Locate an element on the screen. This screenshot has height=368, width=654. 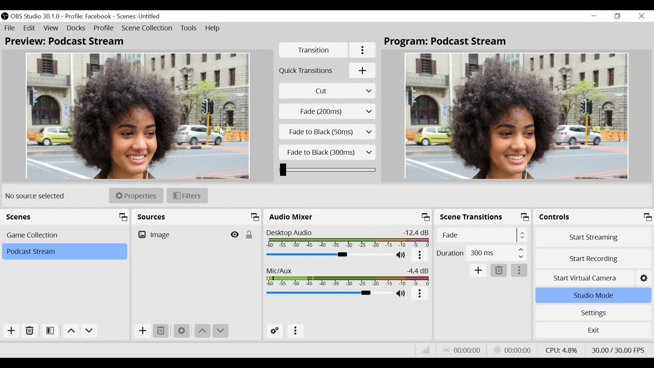
more options is located at coordinates (419, 255).